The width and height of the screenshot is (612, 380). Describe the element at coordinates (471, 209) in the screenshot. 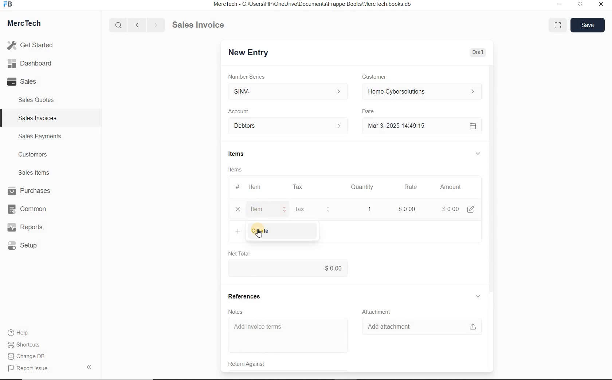

I see `edit` at that location.